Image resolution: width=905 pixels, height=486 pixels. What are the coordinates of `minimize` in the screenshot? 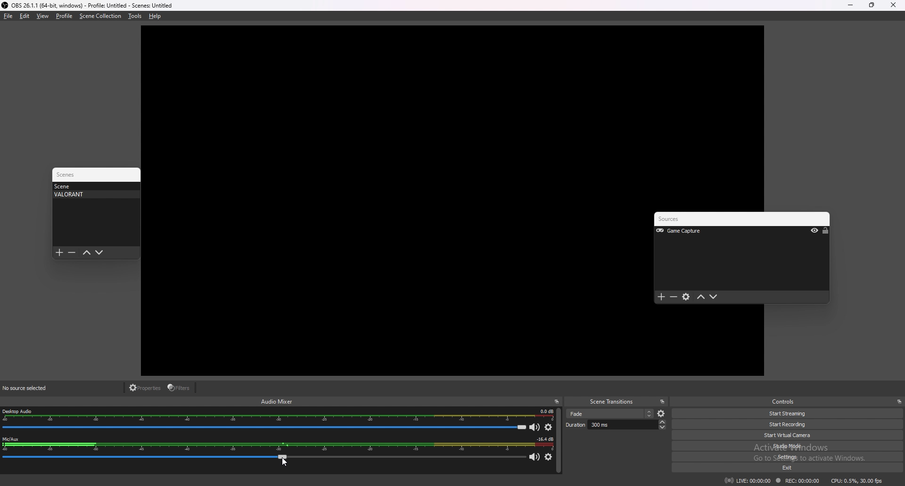 It's located at (850, 5).